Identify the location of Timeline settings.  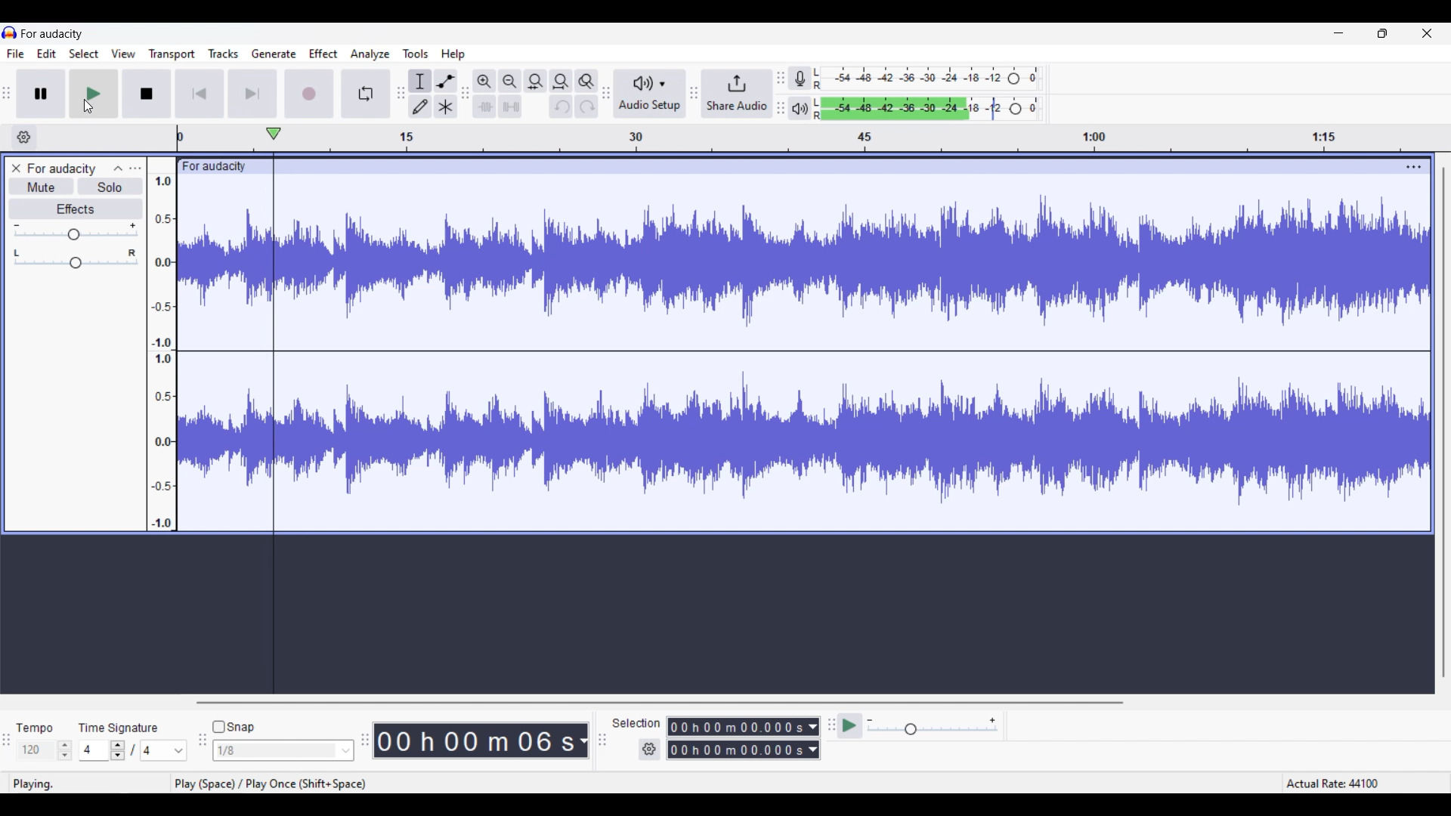
(24, 138).